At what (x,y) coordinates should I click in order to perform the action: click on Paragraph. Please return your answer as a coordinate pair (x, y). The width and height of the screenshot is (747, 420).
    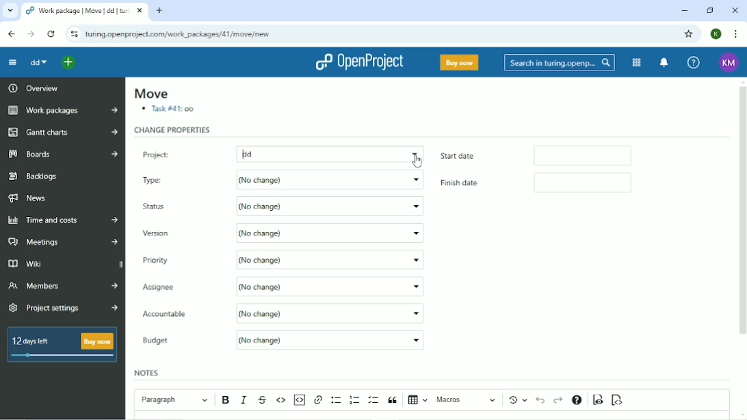
    Looking at the image, I should click on (174, 398).